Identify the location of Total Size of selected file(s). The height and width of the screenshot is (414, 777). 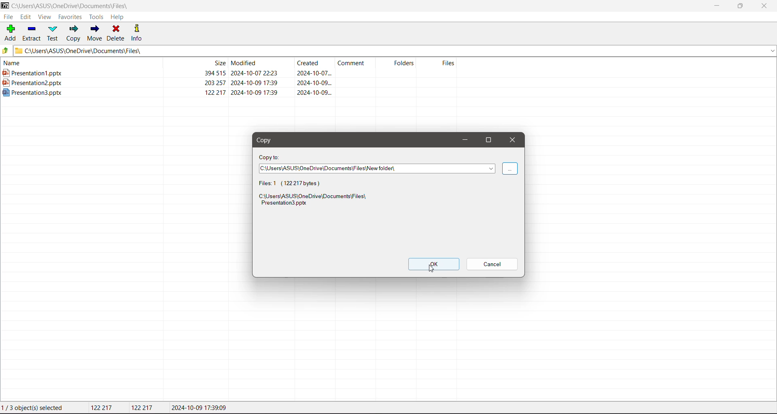
(103, 408).